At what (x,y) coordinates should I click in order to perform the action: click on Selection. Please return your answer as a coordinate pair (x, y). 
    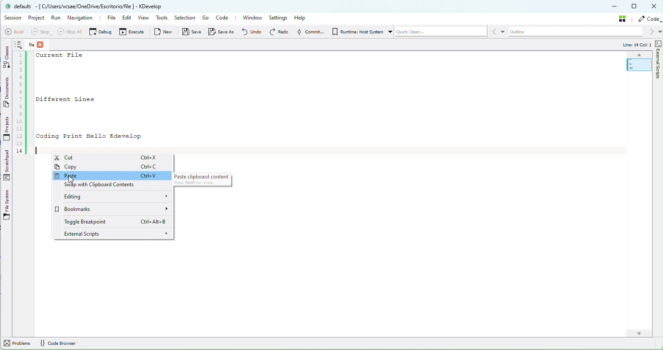
    Looking at the image, I should click on (184, 18).